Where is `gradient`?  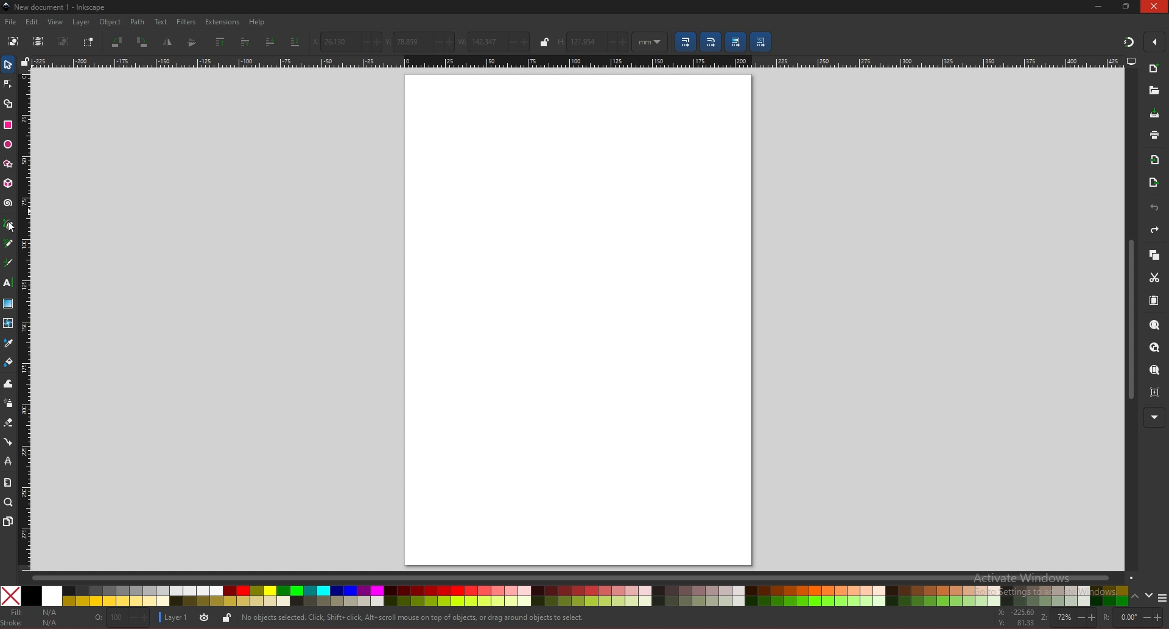 gradient is located at coordinates (9, 304).